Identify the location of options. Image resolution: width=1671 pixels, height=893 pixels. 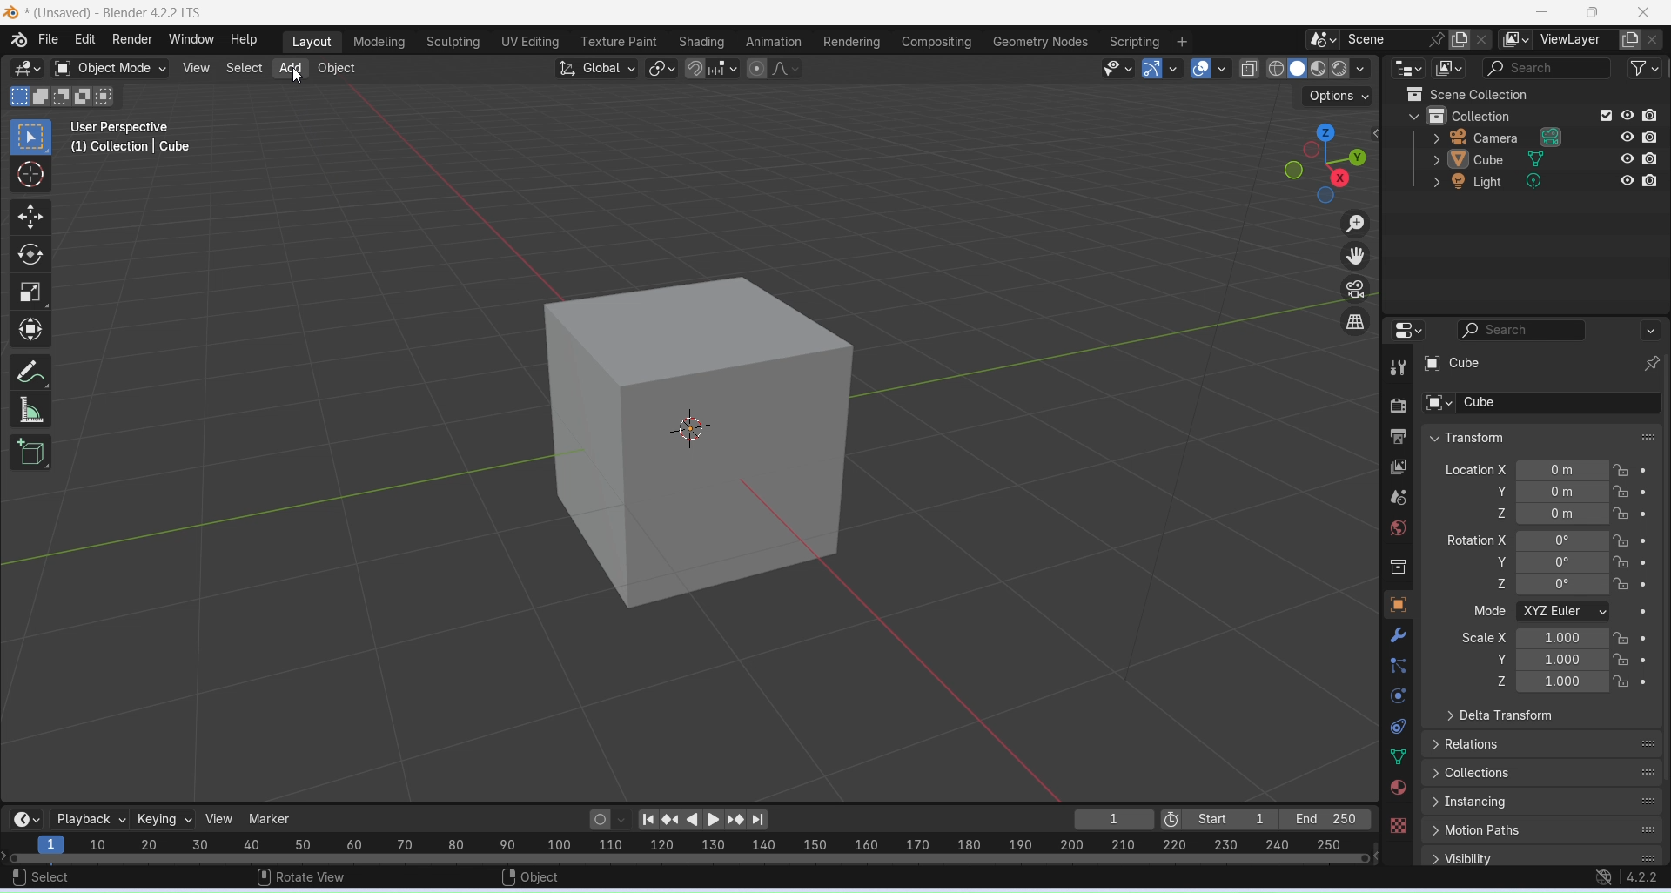
(1323, 40).